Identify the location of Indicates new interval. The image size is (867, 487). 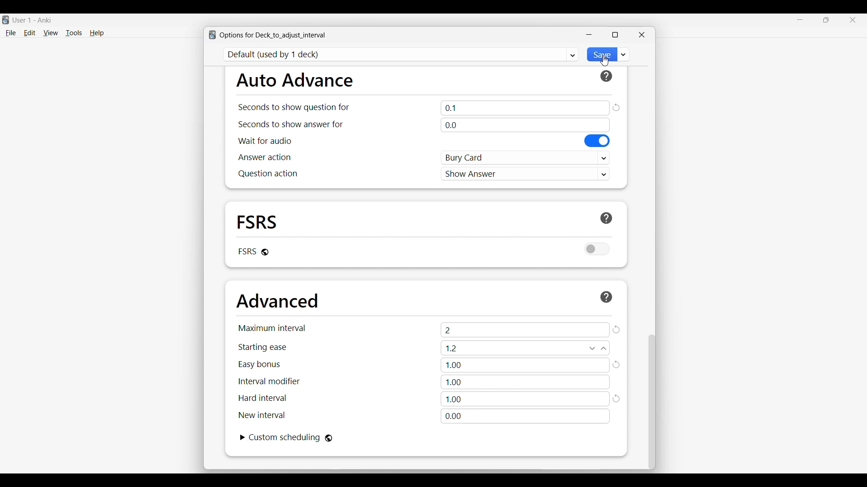
(261, 415).